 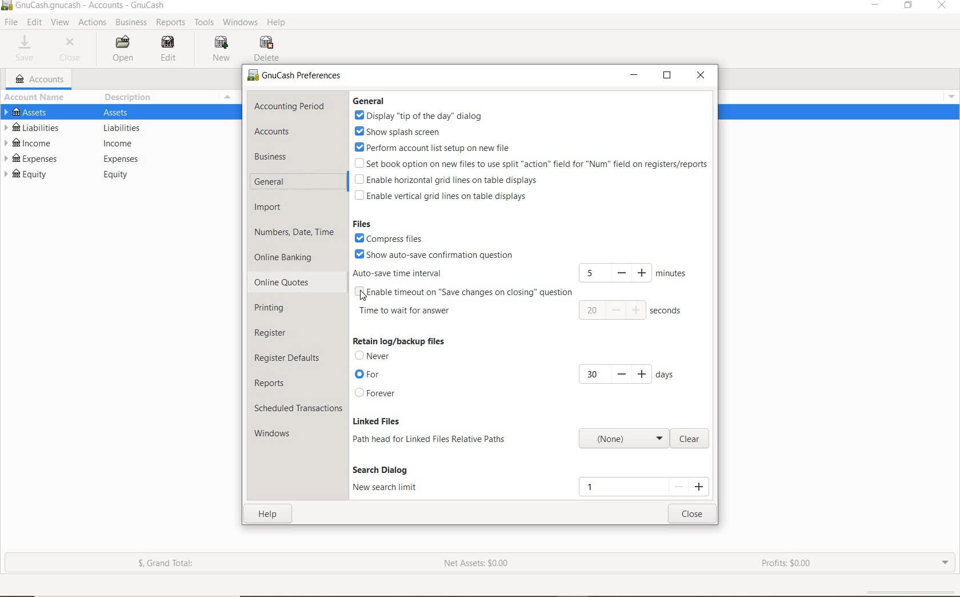 I want to click on path head for linked files relative paths, so click(x=432, y=439).